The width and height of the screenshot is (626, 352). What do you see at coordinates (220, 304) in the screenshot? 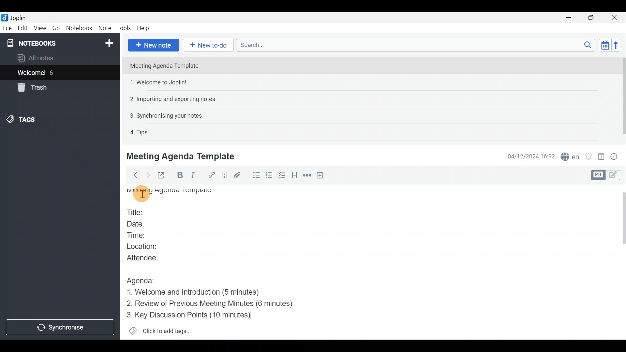
I see `Review of Previous Meeting Minutes (6 minutes)` at bounding box center [220, 304].